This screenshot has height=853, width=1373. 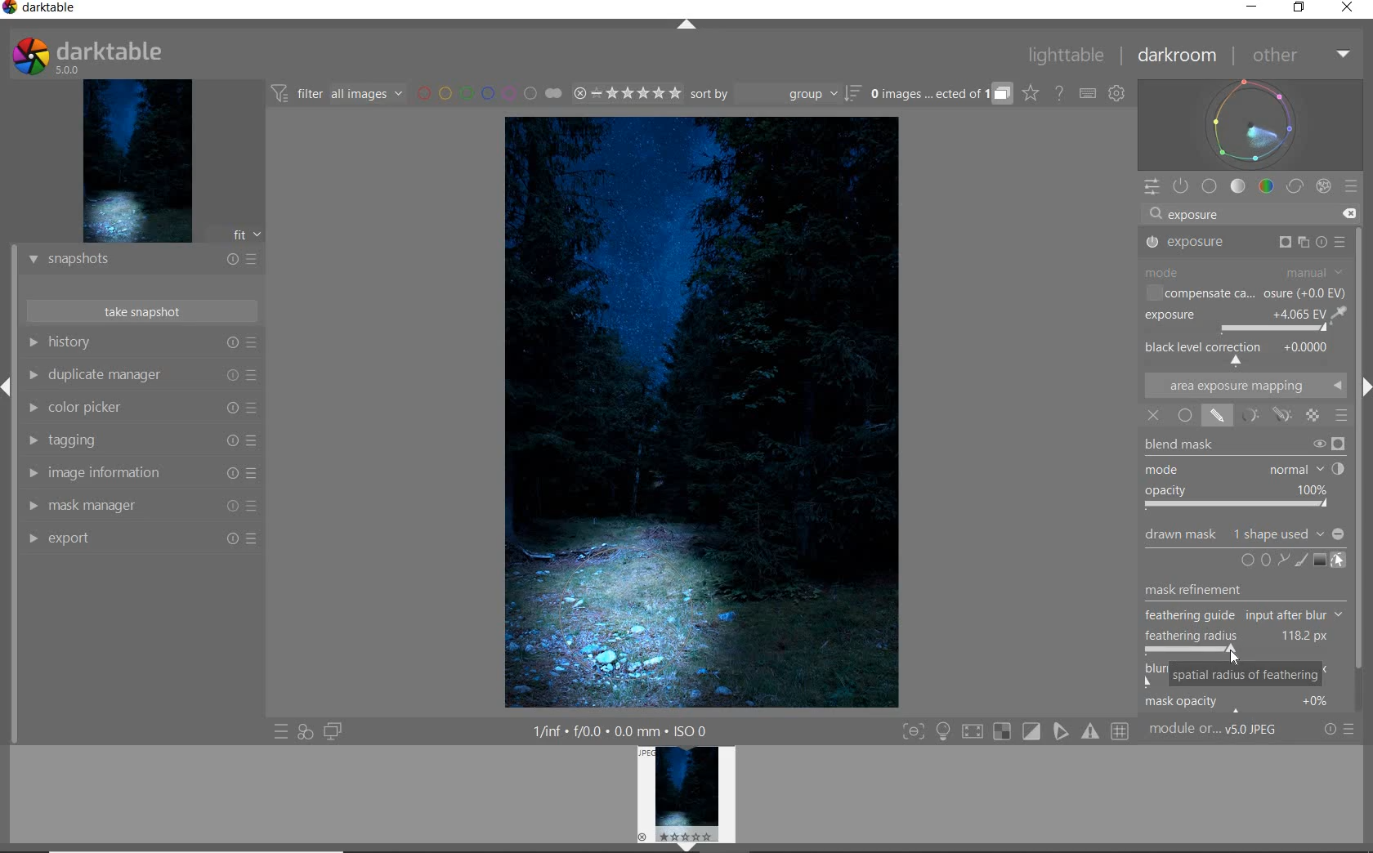 I want to click on IMAGE PREVIEW, so click(x=686, y=798).